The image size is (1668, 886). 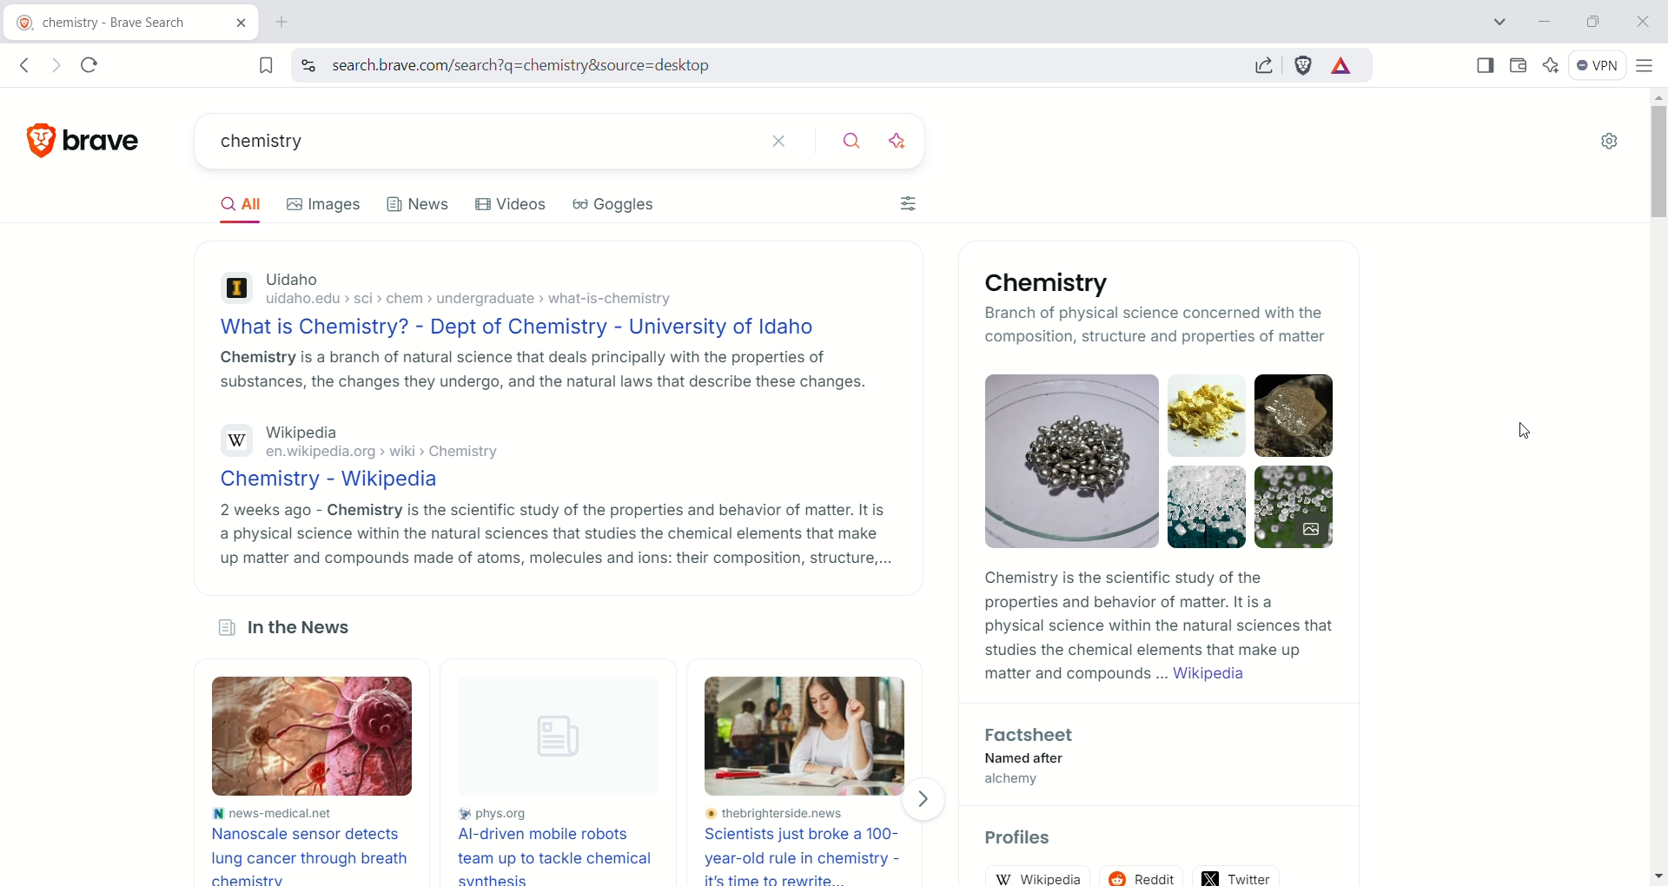 What do you see at coordinates (247, 207) in the screenshot?
I see `All` at bounding box center [247, 207].